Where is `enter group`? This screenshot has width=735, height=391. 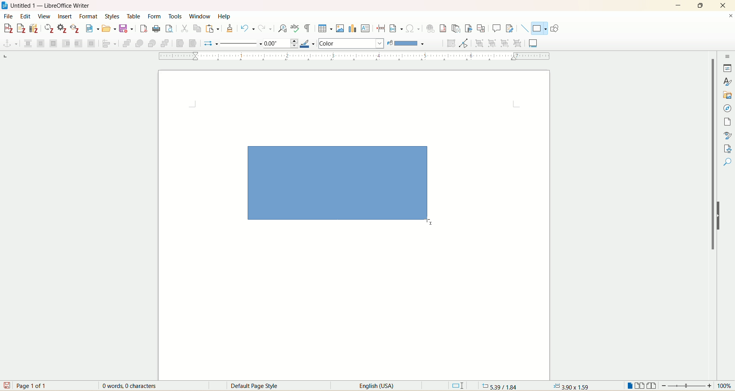 enter group is located at coordinates (494, 43).